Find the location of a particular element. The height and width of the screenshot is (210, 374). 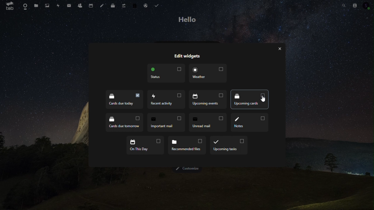

Task is located at coordinates (156, 5).